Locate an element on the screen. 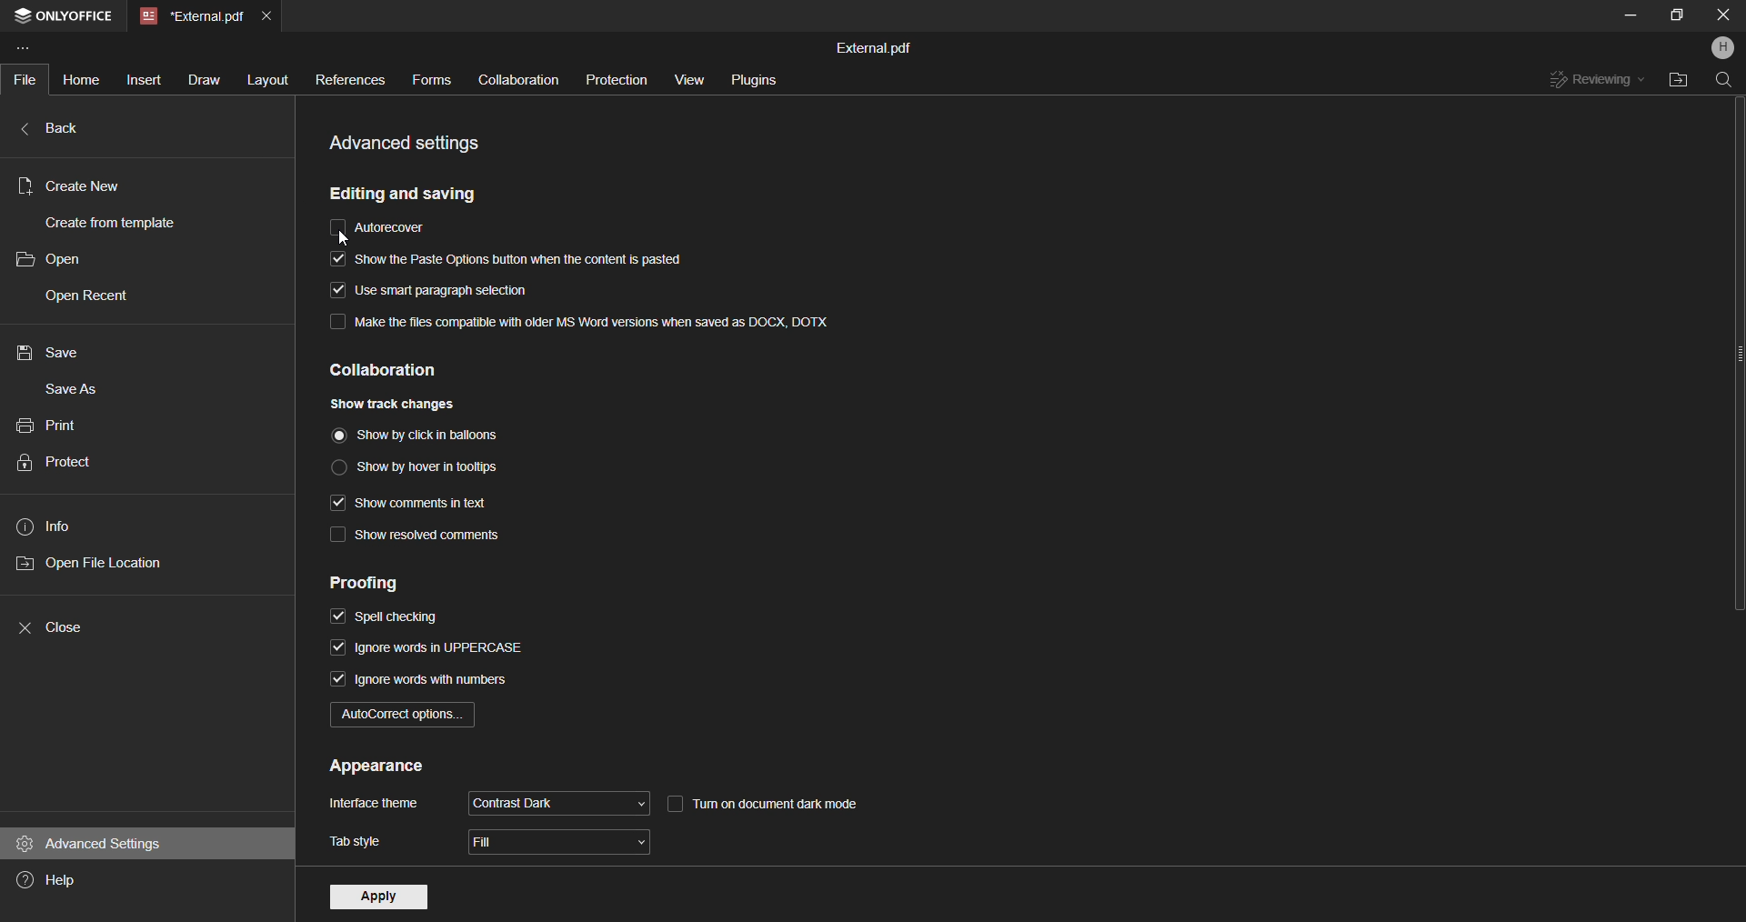  show the paste options is located at coordinates (505, 261).